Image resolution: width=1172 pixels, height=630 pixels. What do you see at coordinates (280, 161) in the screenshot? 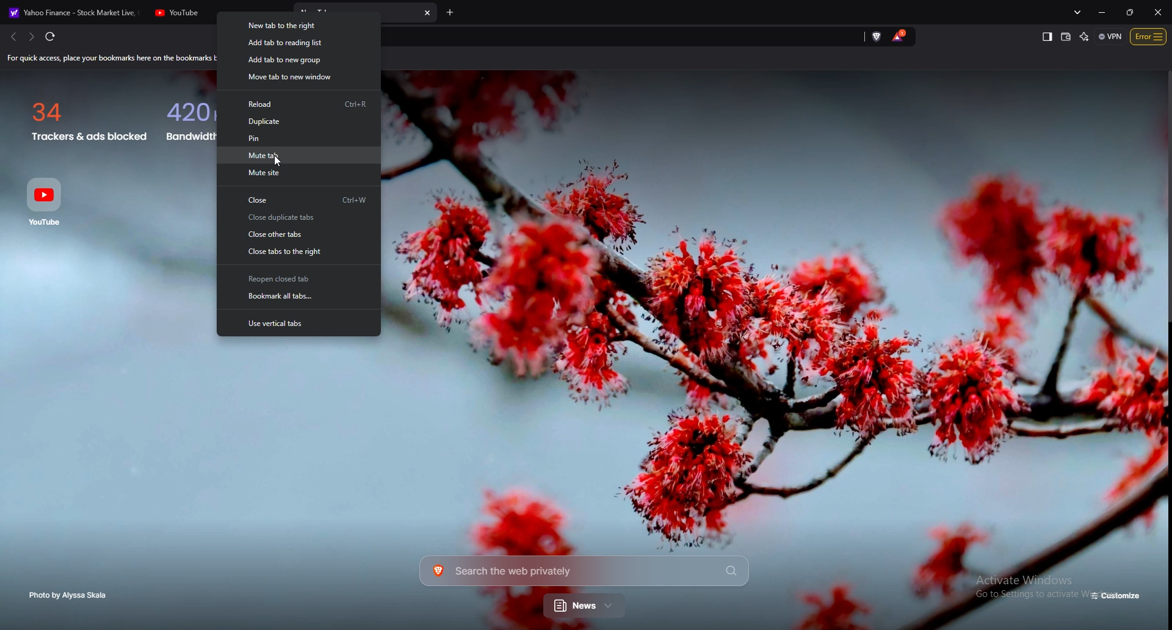
I see `Cursor` at bounding box center [280, 161].